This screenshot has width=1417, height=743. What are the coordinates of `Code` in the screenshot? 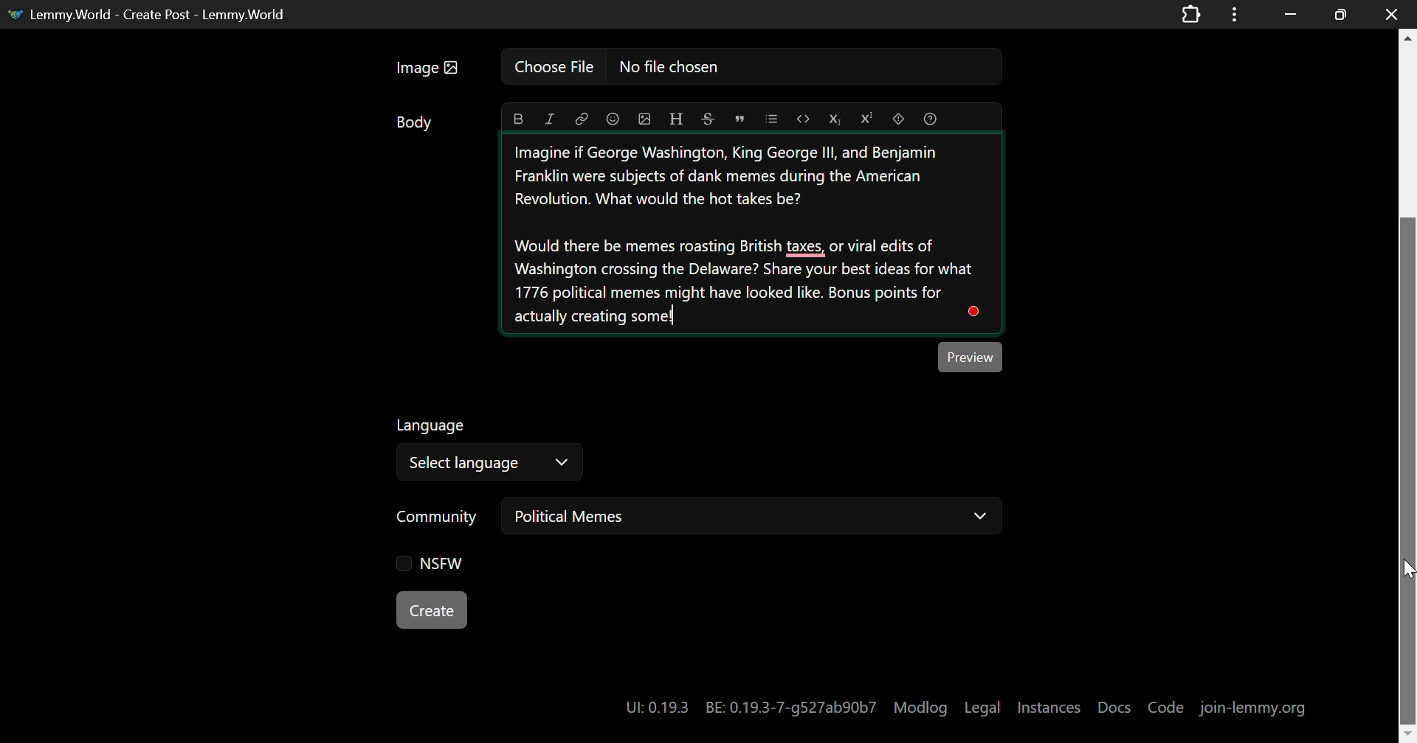 It's located at (1165, 708).